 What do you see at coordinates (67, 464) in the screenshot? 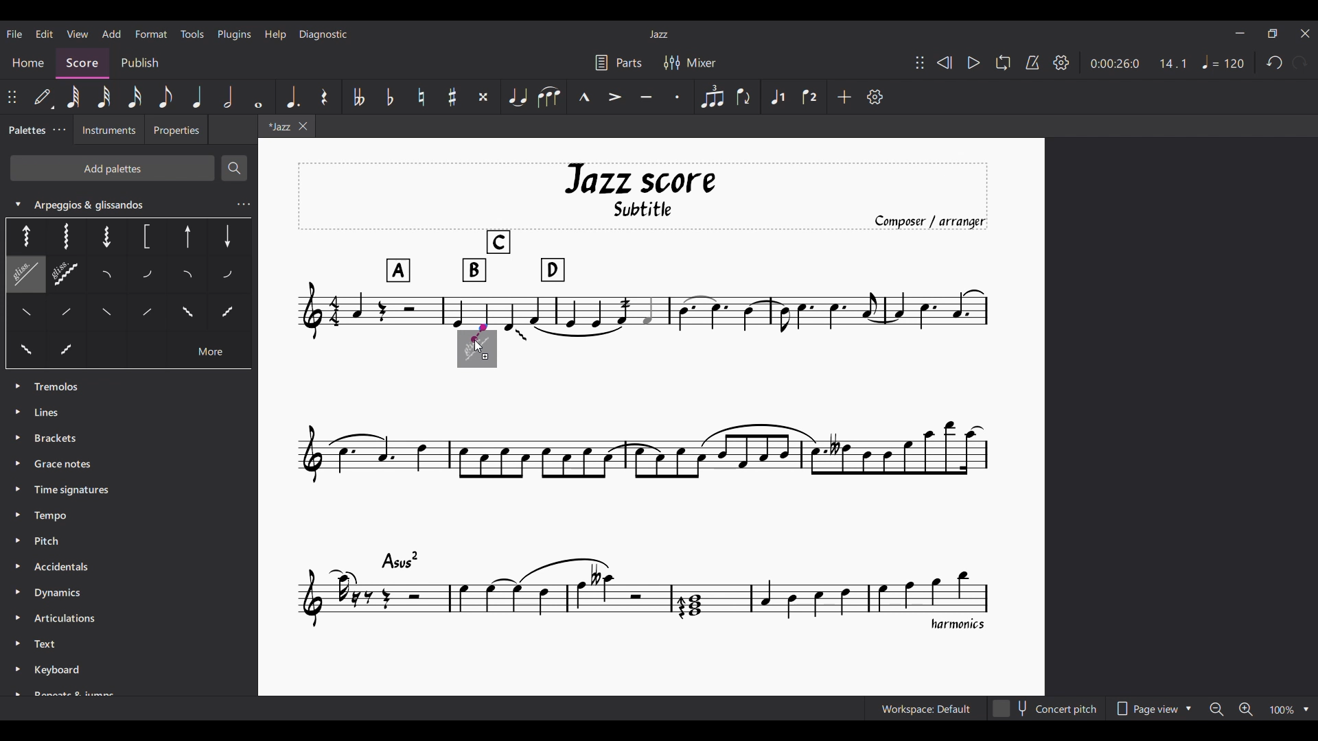
I see `Grace Note` at bounding box center [67, 464].